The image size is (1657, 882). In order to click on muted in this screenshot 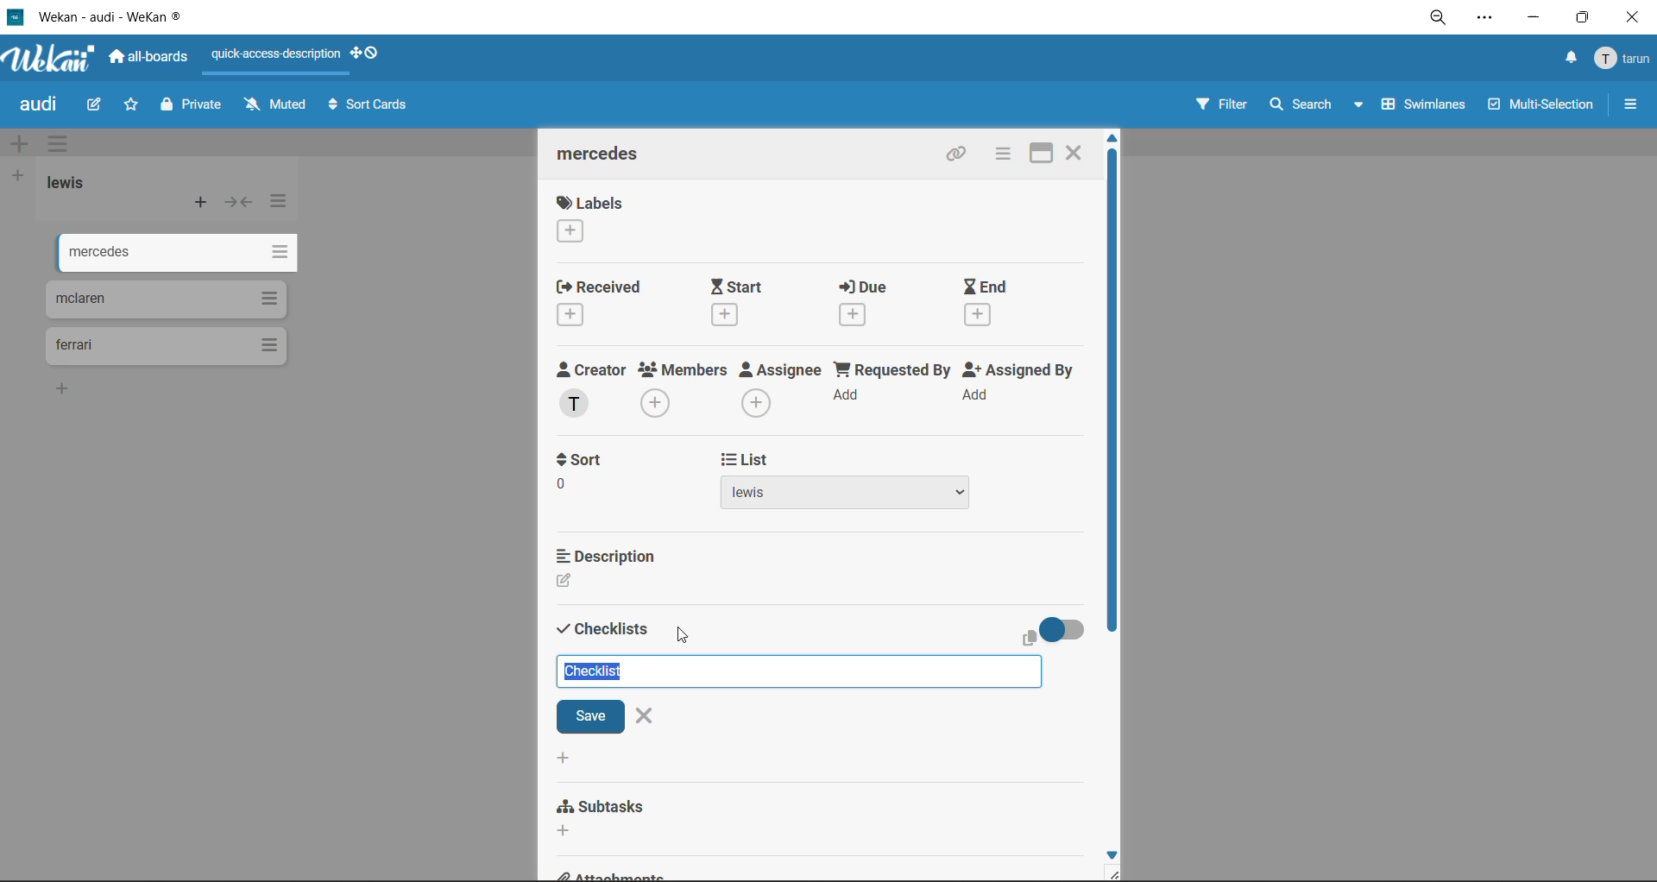, I will do `click(274, 105)`.